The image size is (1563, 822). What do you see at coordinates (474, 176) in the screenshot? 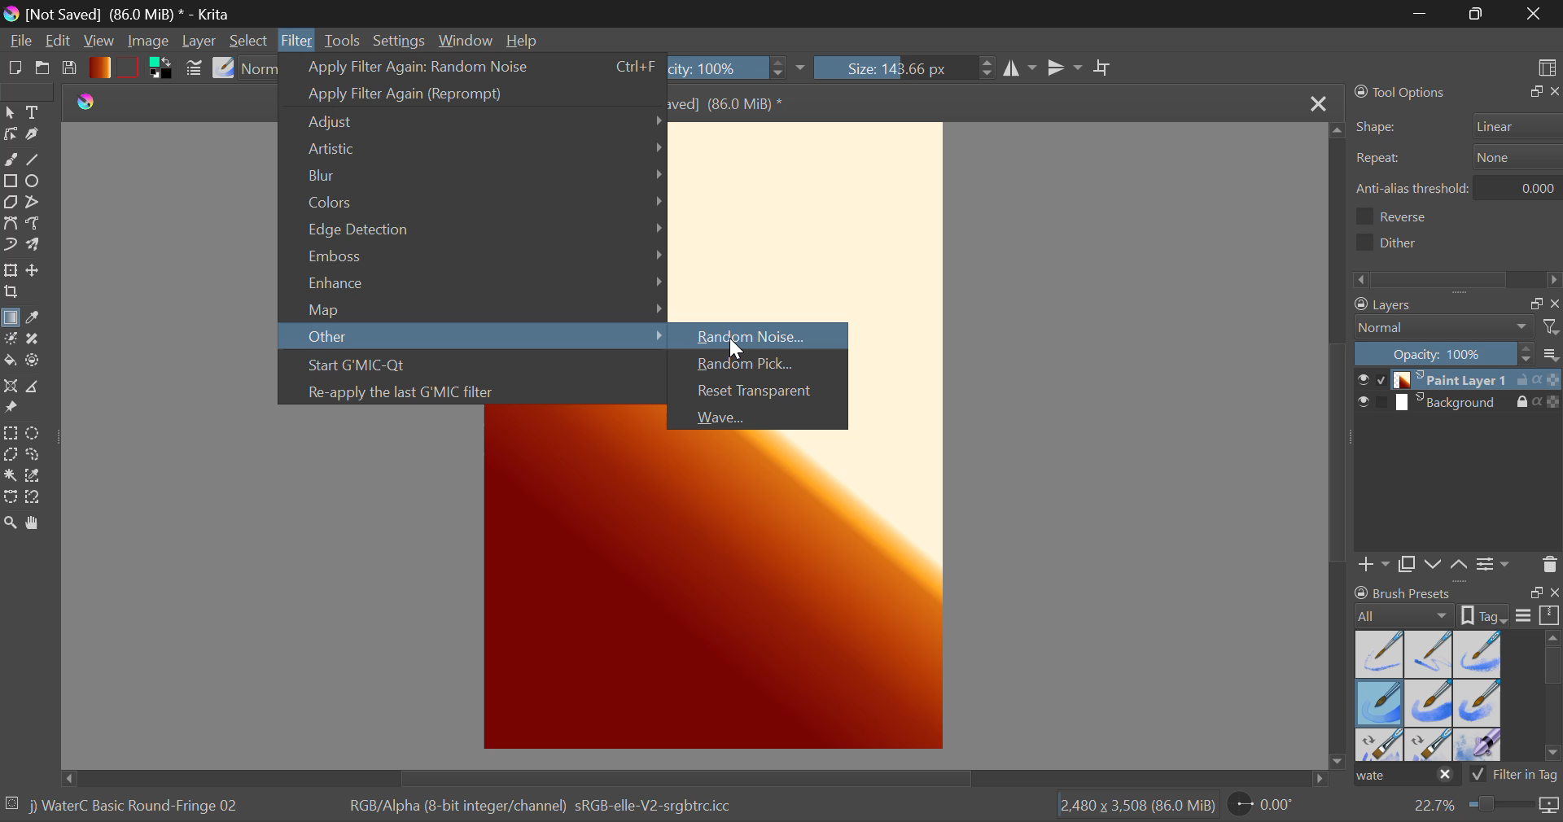
I see `Blur` at bounding box center [474, 176].